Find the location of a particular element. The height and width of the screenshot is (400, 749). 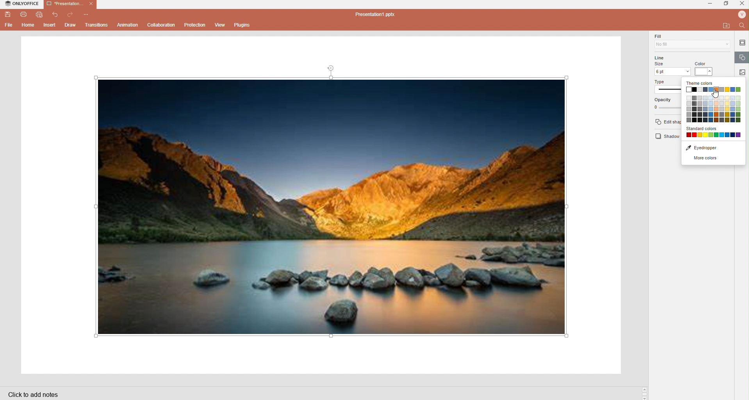

Presentation1. is located at coordinates (64, 4).